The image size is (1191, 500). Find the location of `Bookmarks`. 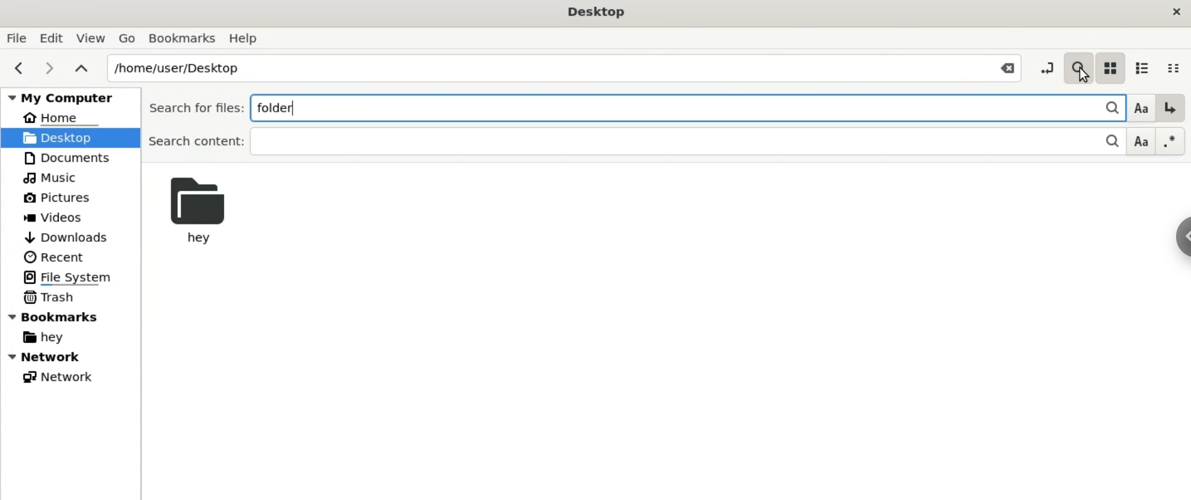

Bookmarks is located at coordinates (58, 316).